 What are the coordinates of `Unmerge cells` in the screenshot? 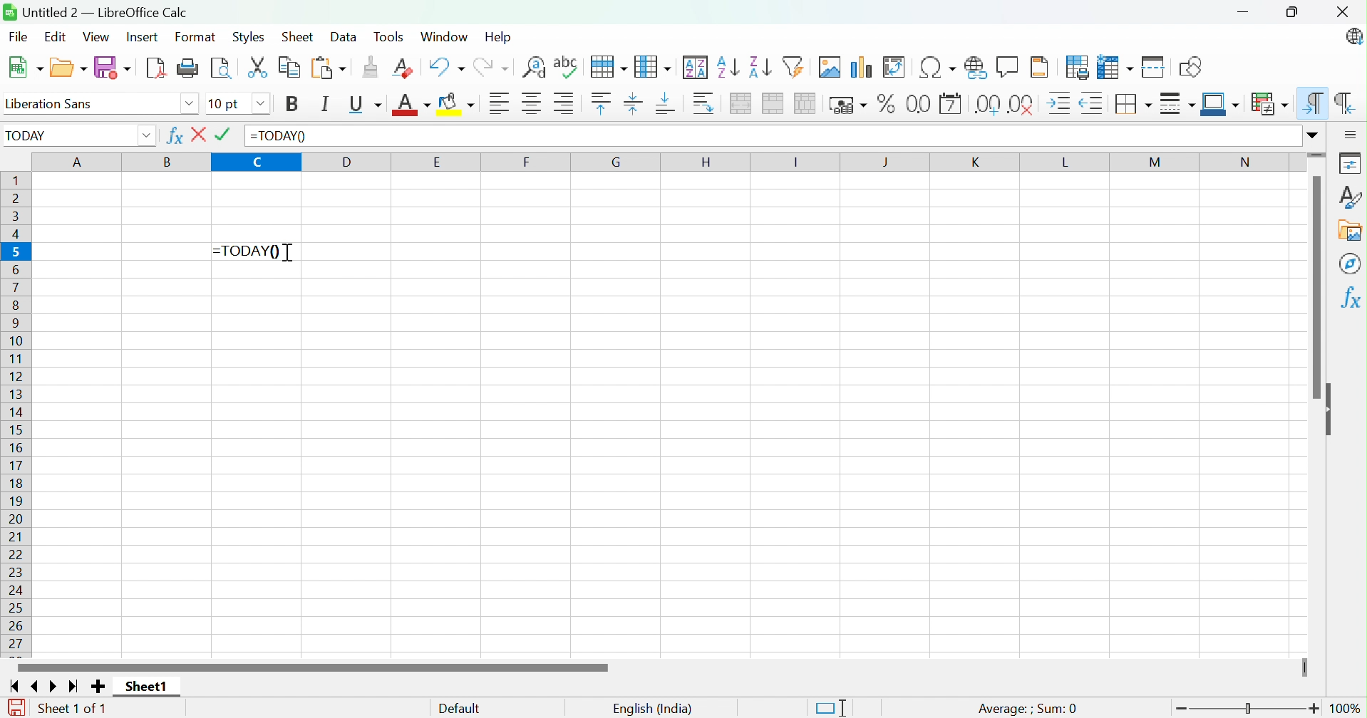 It's located at (806, 103).